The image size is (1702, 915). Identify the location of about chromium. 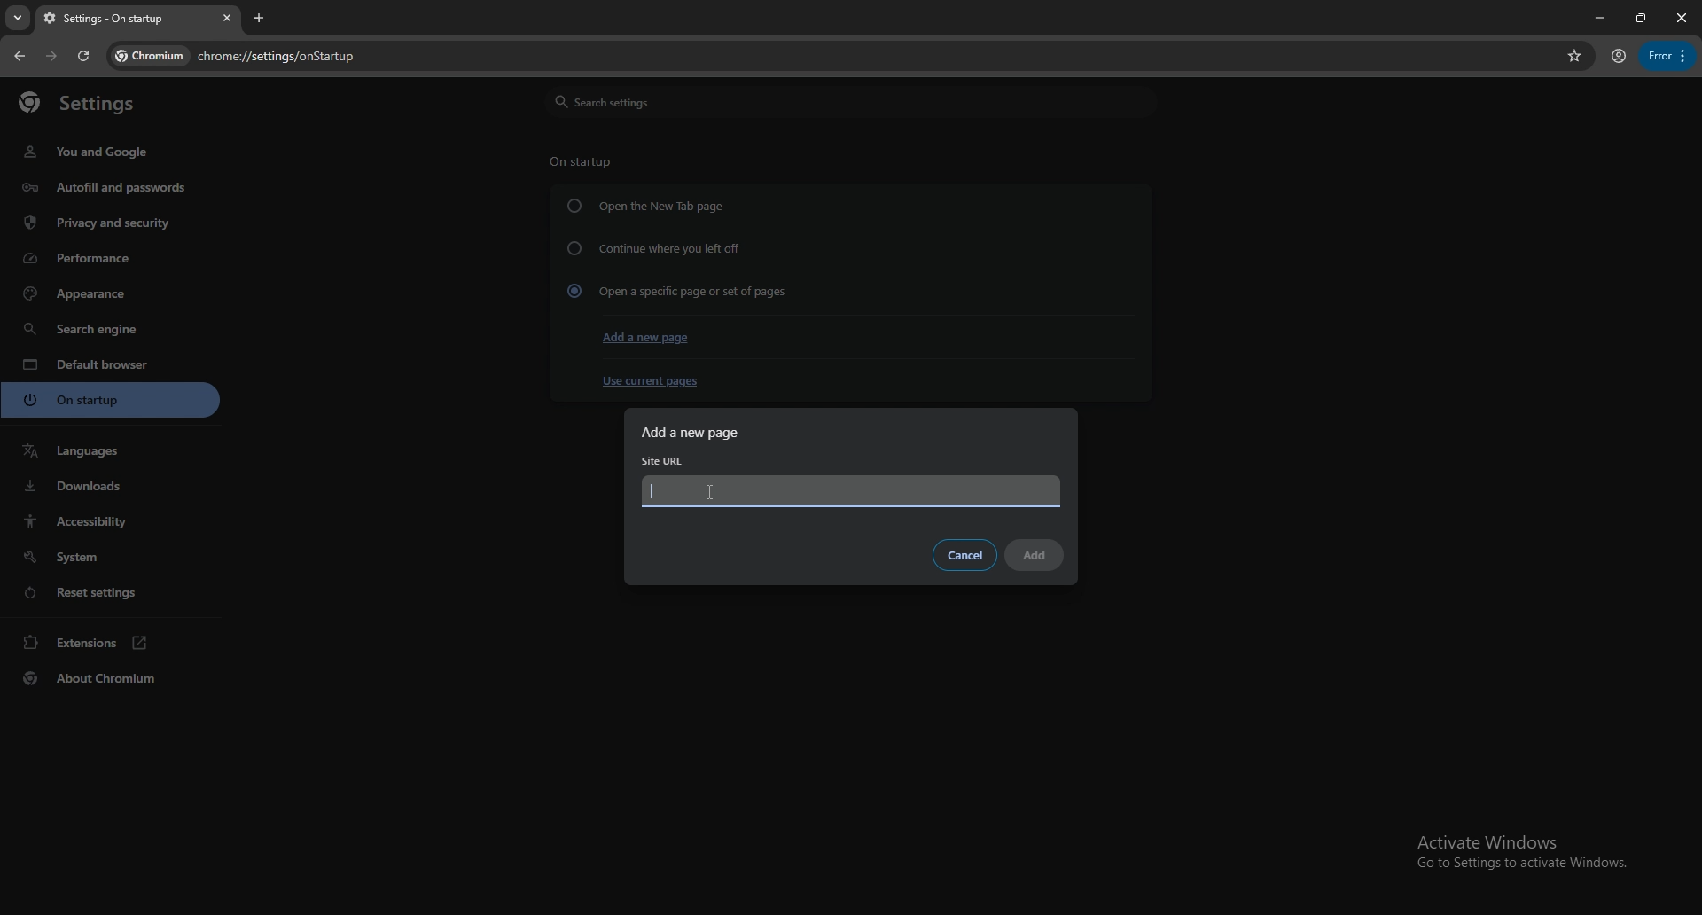
(112, 678).